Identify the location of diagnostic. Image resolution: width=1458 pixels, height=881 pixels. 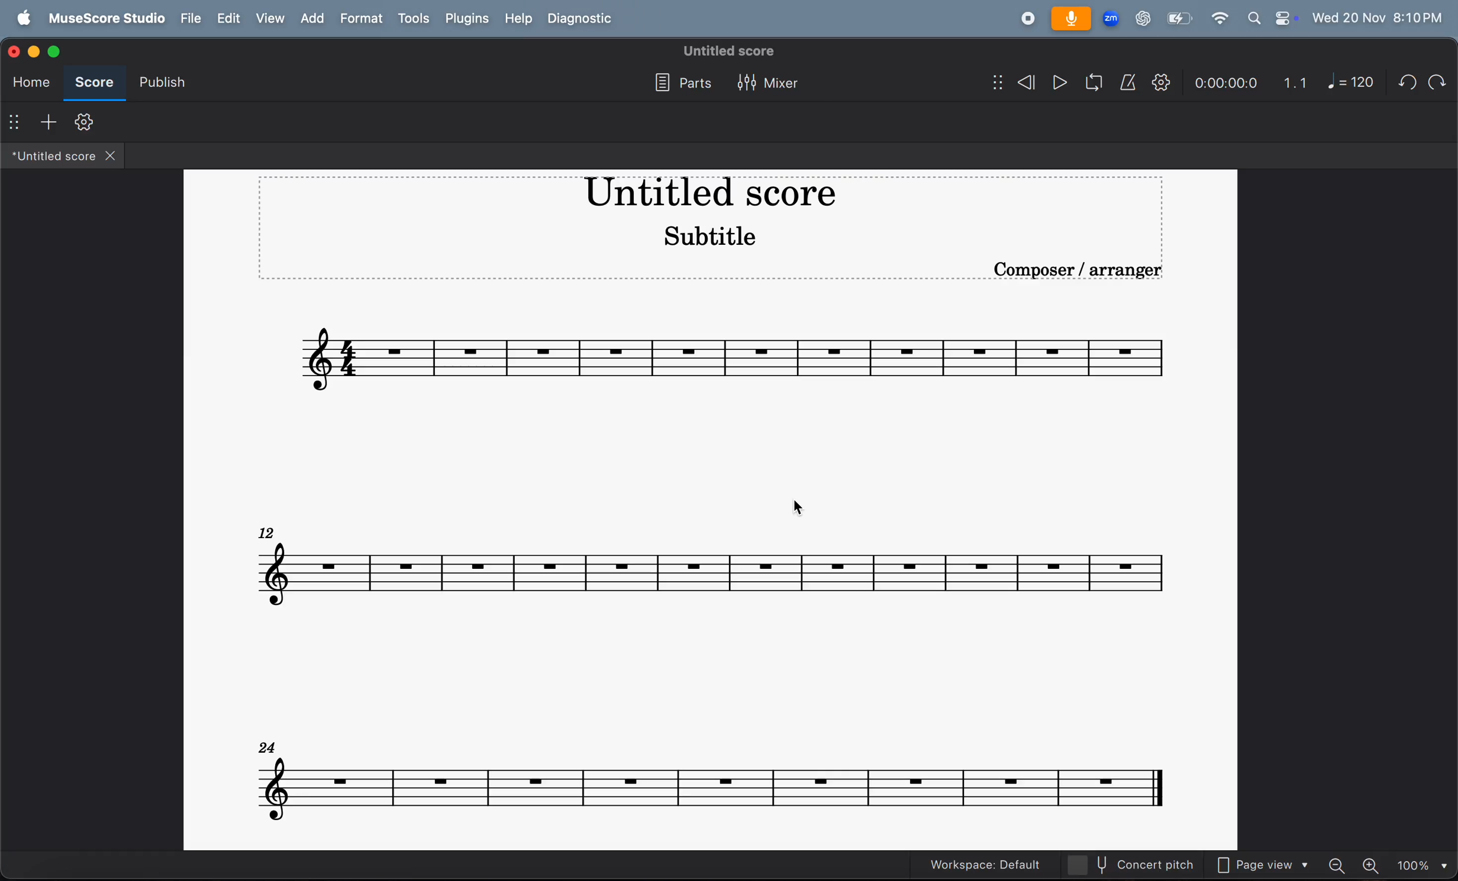
(582, 22).